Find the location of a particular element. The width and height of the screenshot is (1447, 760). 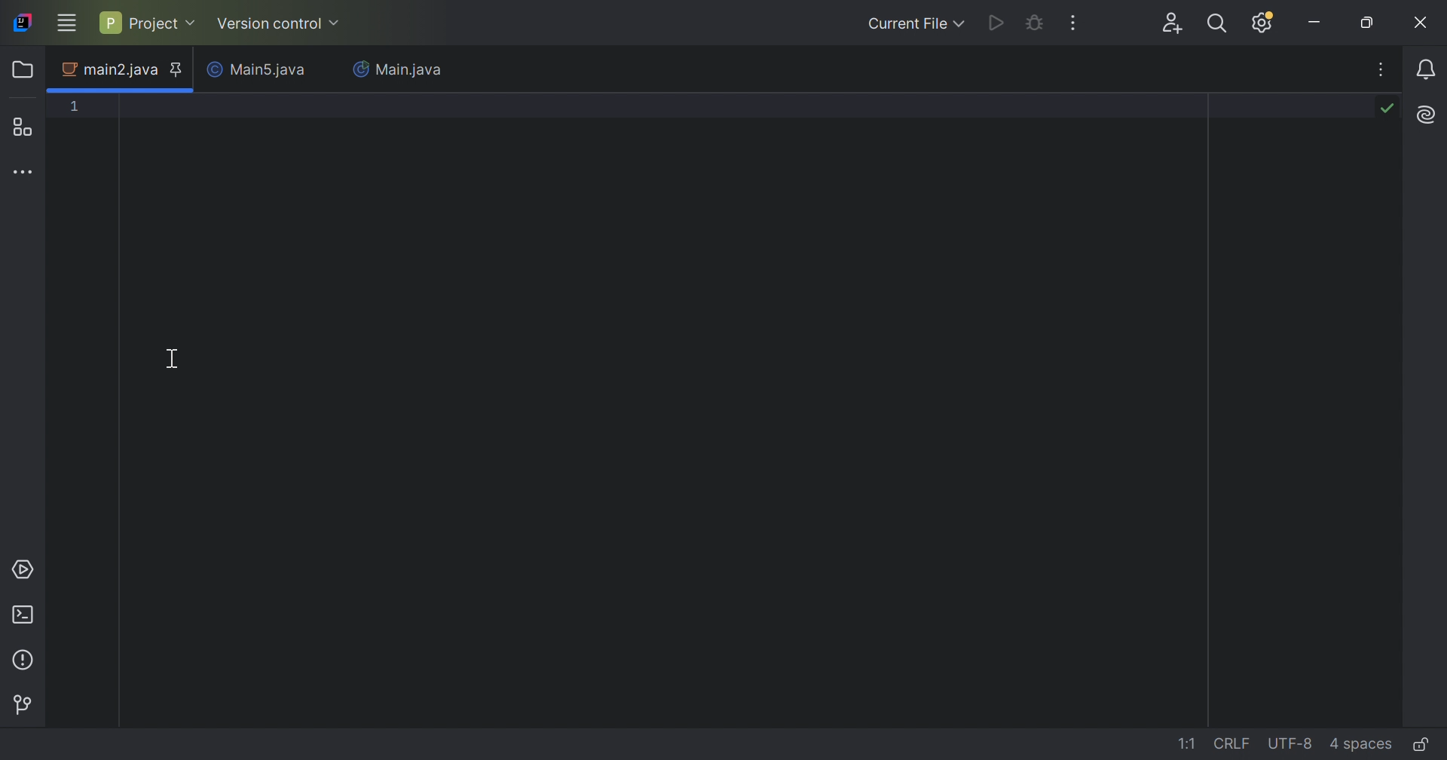

IntelliJ IDEA icon is located at coordinates (23, 23).